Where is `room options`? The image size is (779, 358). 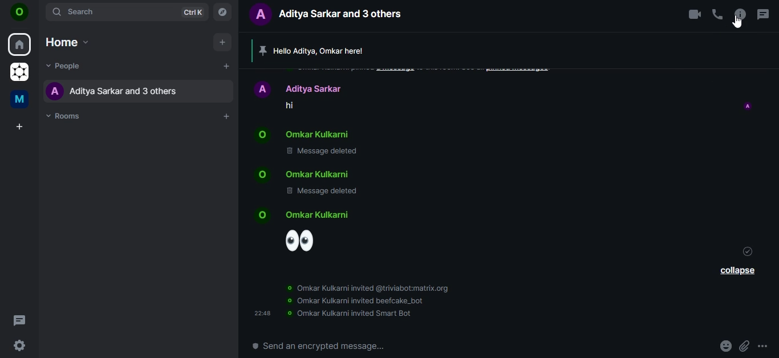
room options is located at coordinates (739, 15).